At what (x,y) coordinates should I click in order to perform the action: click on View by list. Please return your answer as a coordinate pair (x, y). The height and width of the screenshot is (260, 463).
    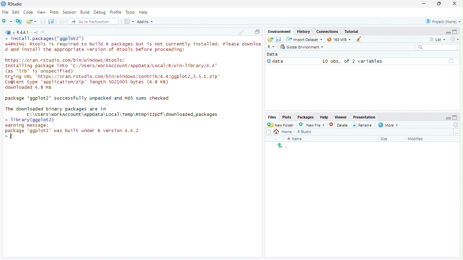
    Looking at the image, I should click on (438, 39).